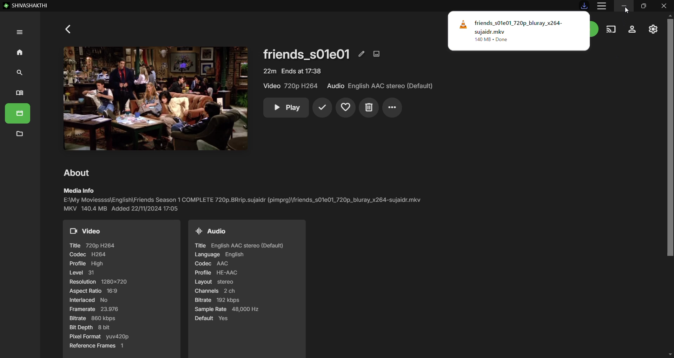 The width and height of the screenshot is (674, 358). Describe the element at coordinates (377, 53) in the screenshot. I see `Edit Images` at that location.